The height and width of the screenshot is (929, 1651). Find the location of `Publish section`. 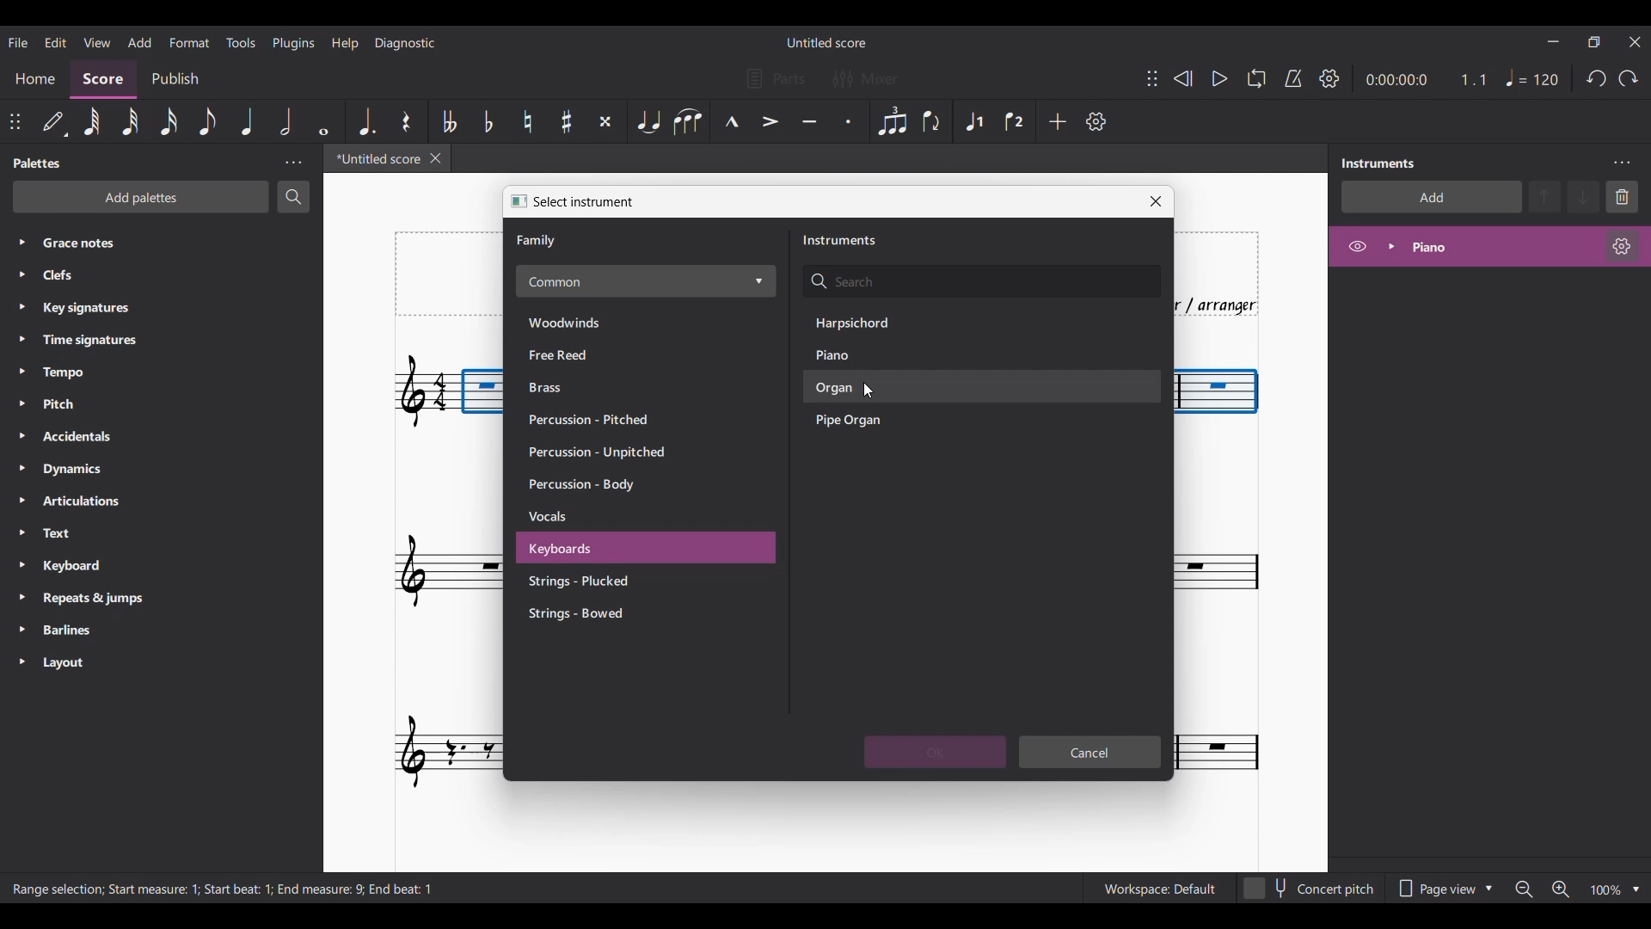

Publish section is located at coordinates (177, 76).